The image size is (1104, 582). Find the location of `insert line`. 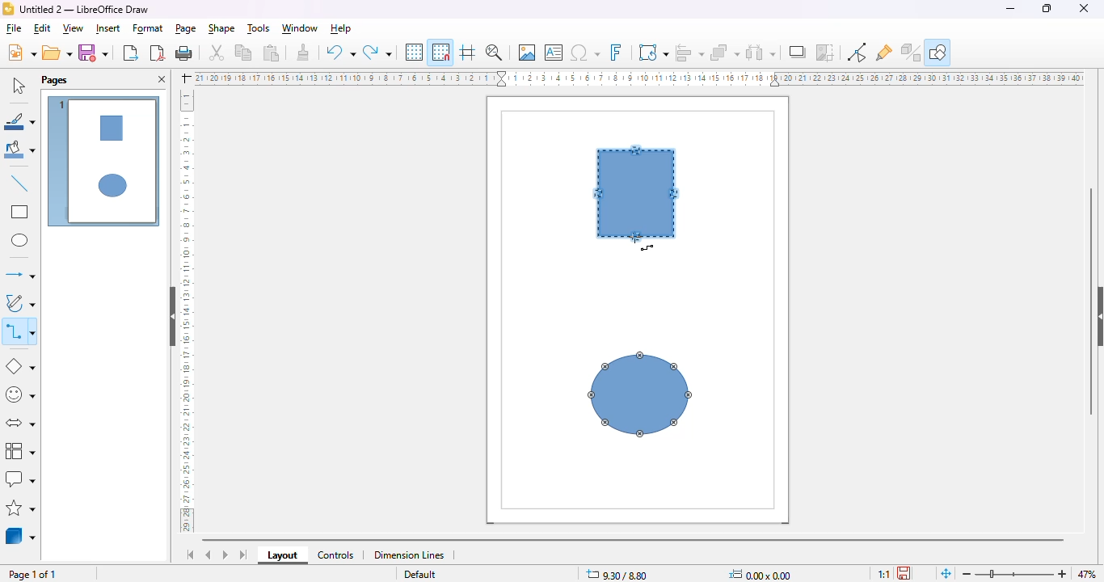

insert line is located at coordinates (20, 183).